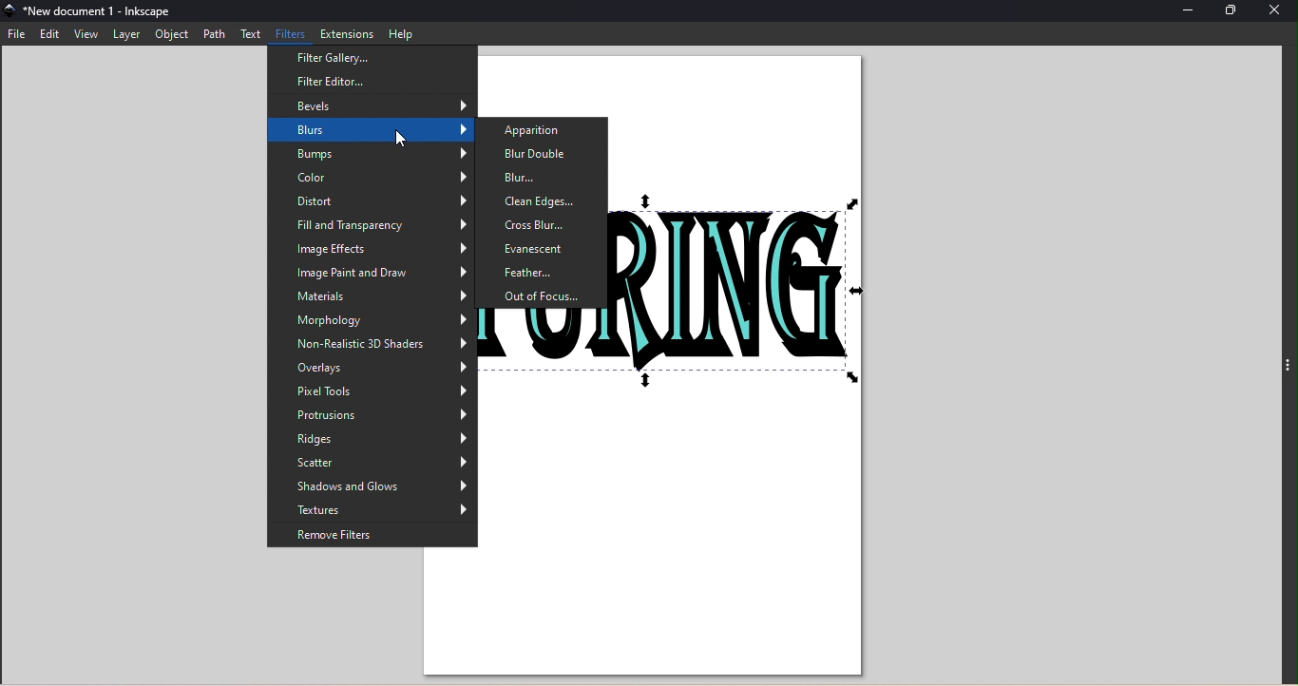 This screenshot has height=686, width=1298. I want to click on Textures, so click(371, 513).